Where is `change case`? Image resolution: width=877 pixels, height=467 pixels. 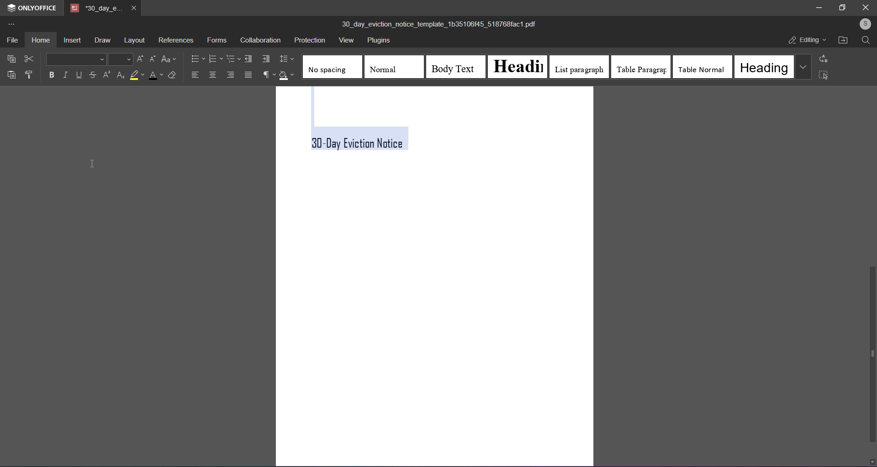 change case is located at coordinates (170, 59).